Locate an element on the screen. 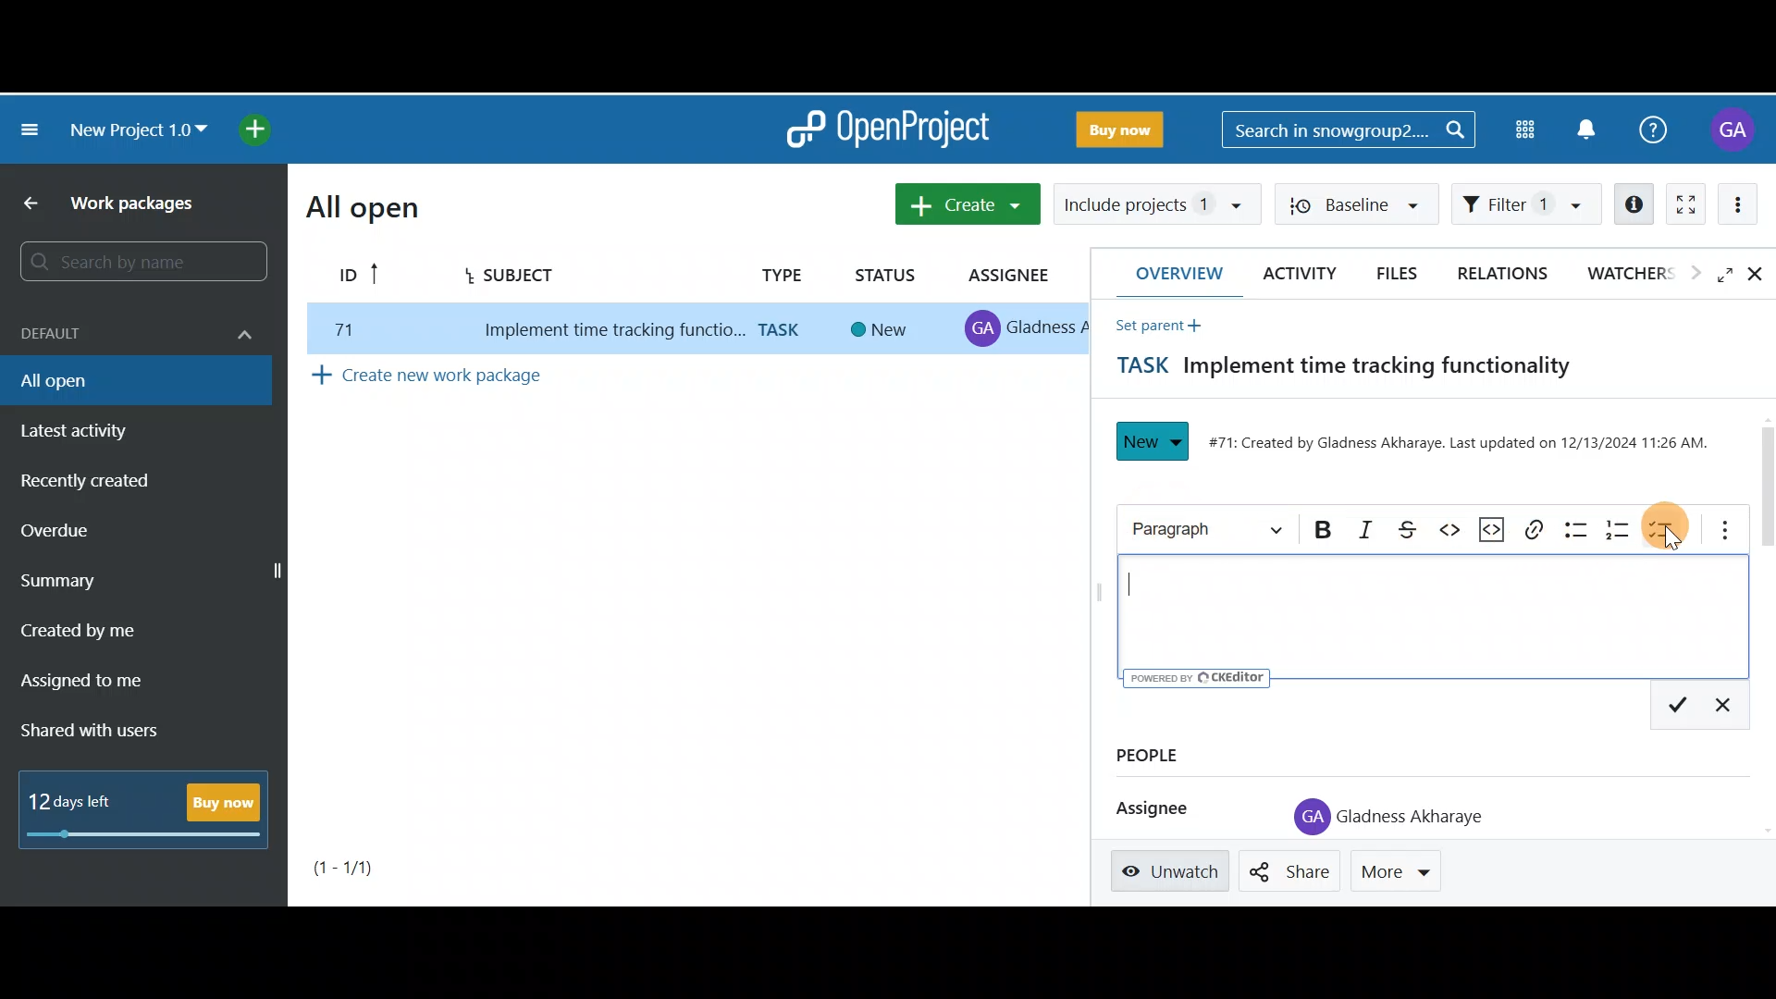 The height and width of the screenshot is (999, 1776). Account name is located at coordinates (1732, 130).